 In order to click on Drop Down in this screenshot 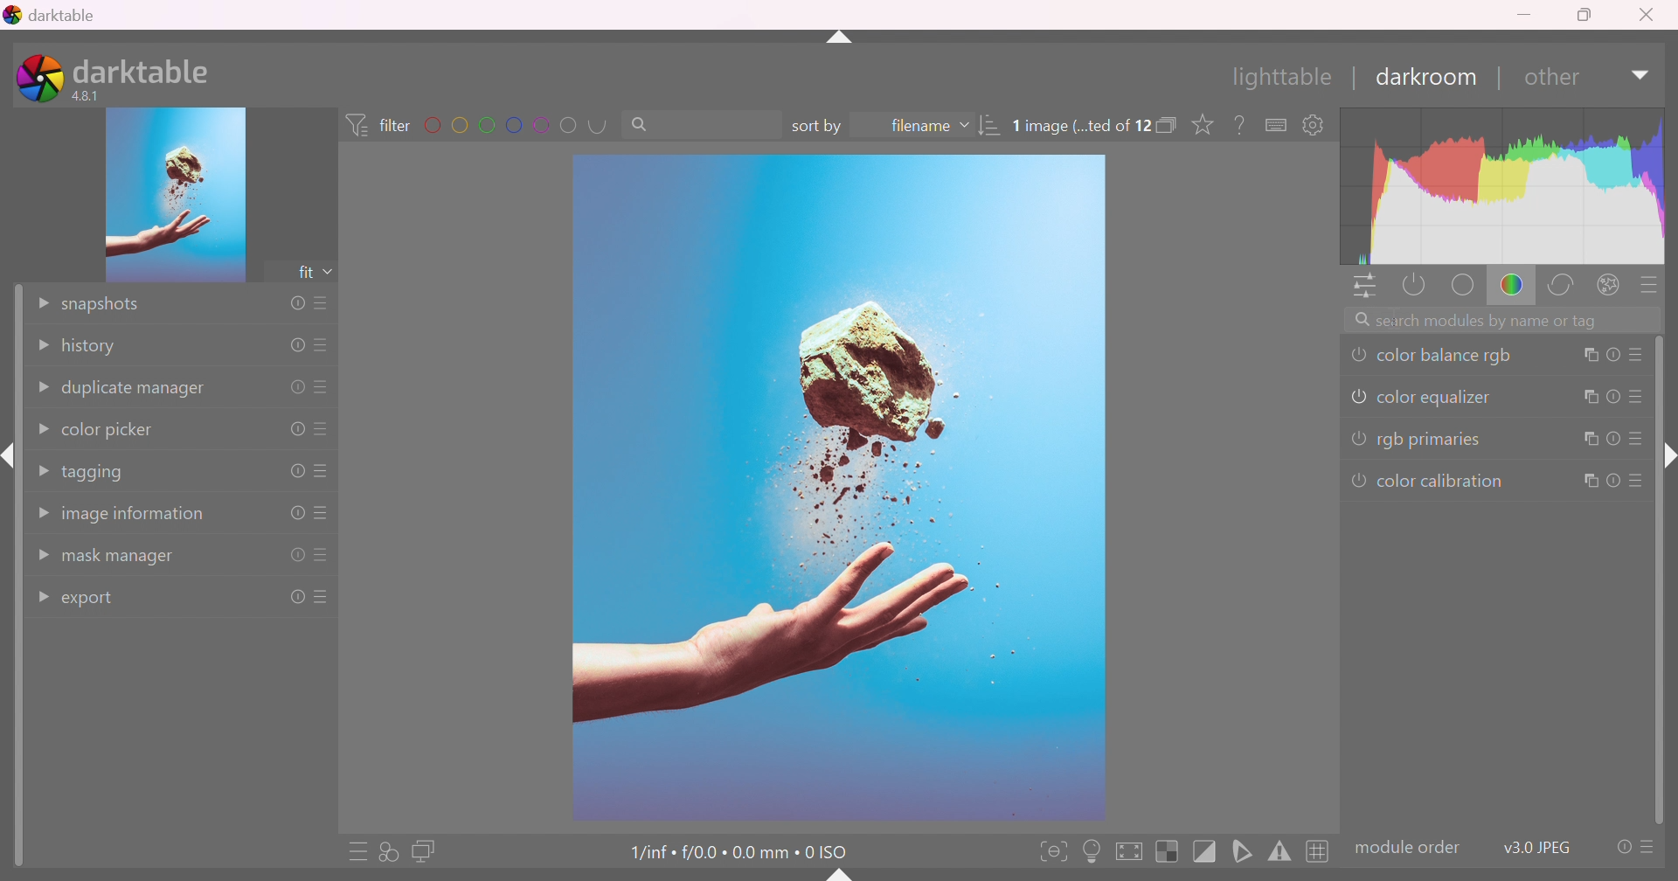, I will do `click(41, 347)`.